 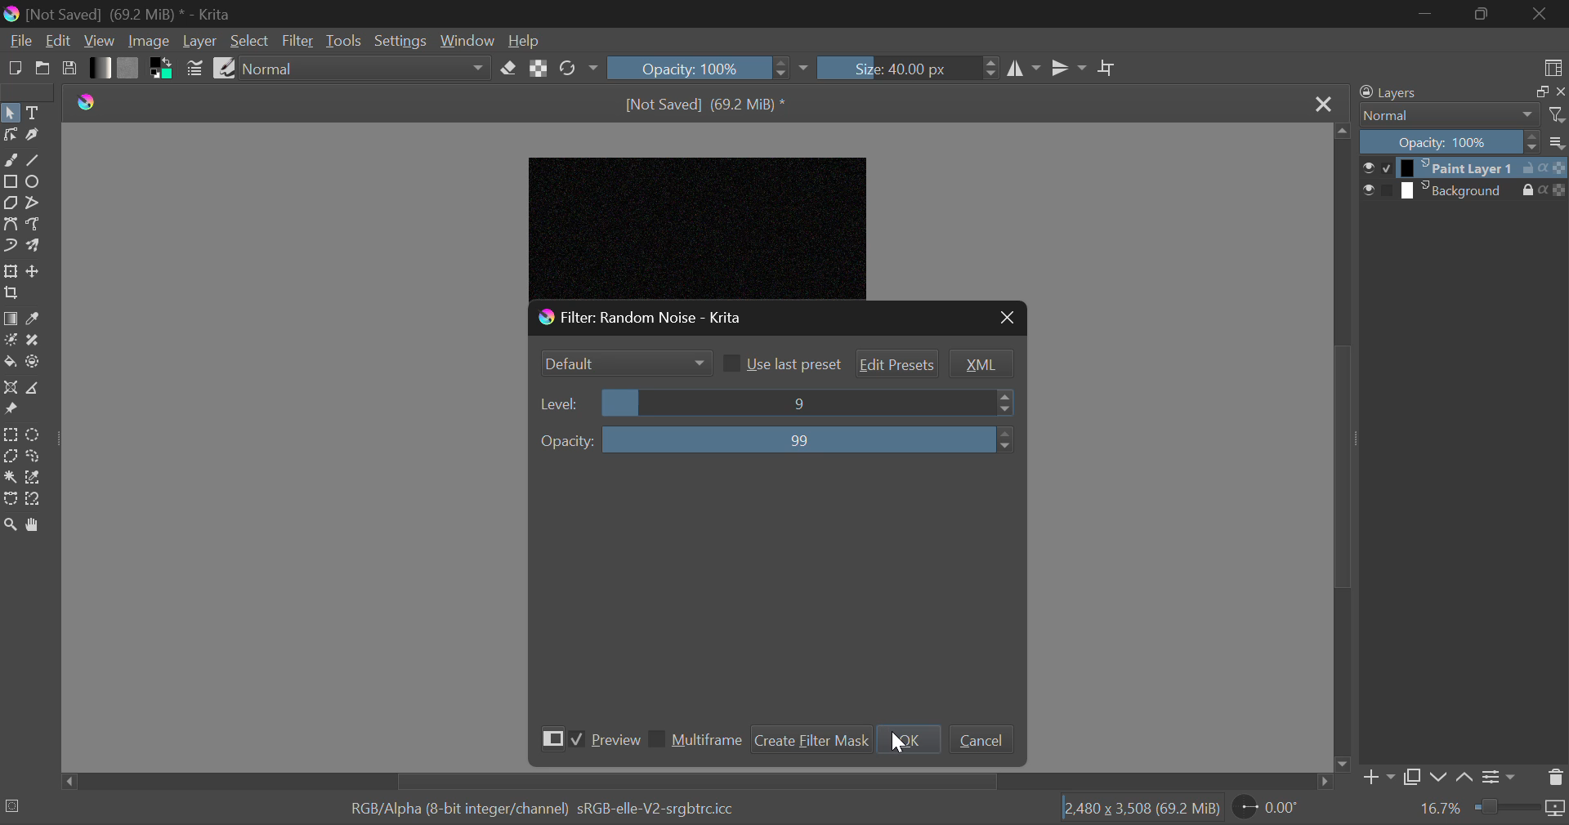 What do you see at coordinates (38, 525) in the screenshot?
I see `Pan` at bounding box center [38, 525].